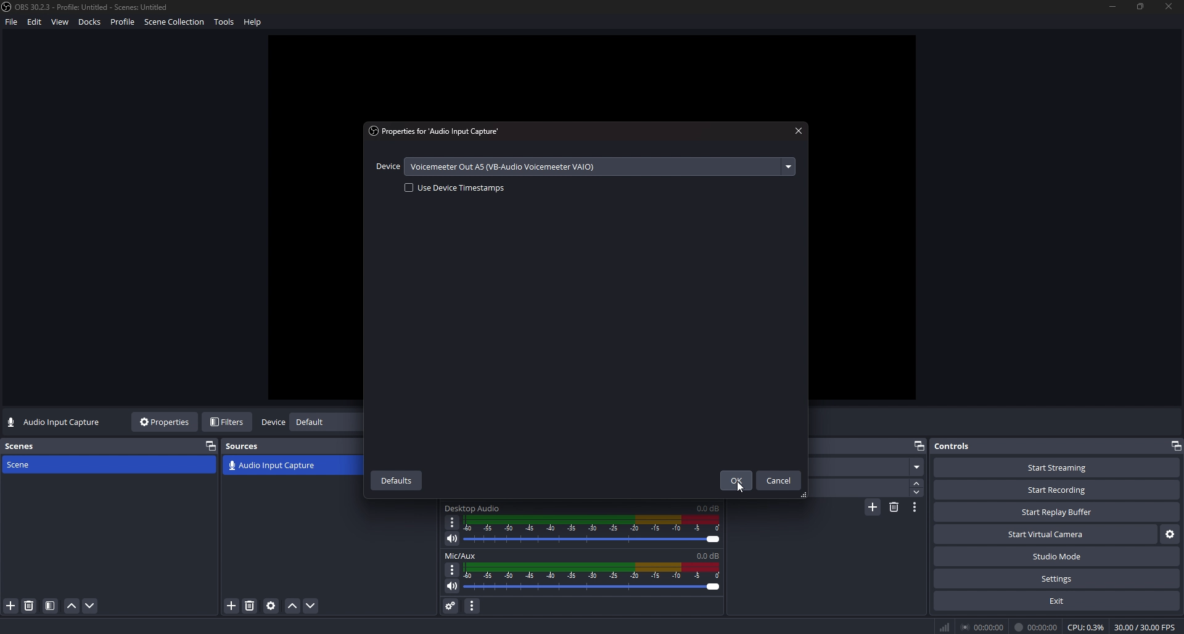 The width and height of the screenshot is (1184, 634). What do you see at coordinates (166, 422) in the screenshot?
I see `properties` at bounding box center [166, 422].